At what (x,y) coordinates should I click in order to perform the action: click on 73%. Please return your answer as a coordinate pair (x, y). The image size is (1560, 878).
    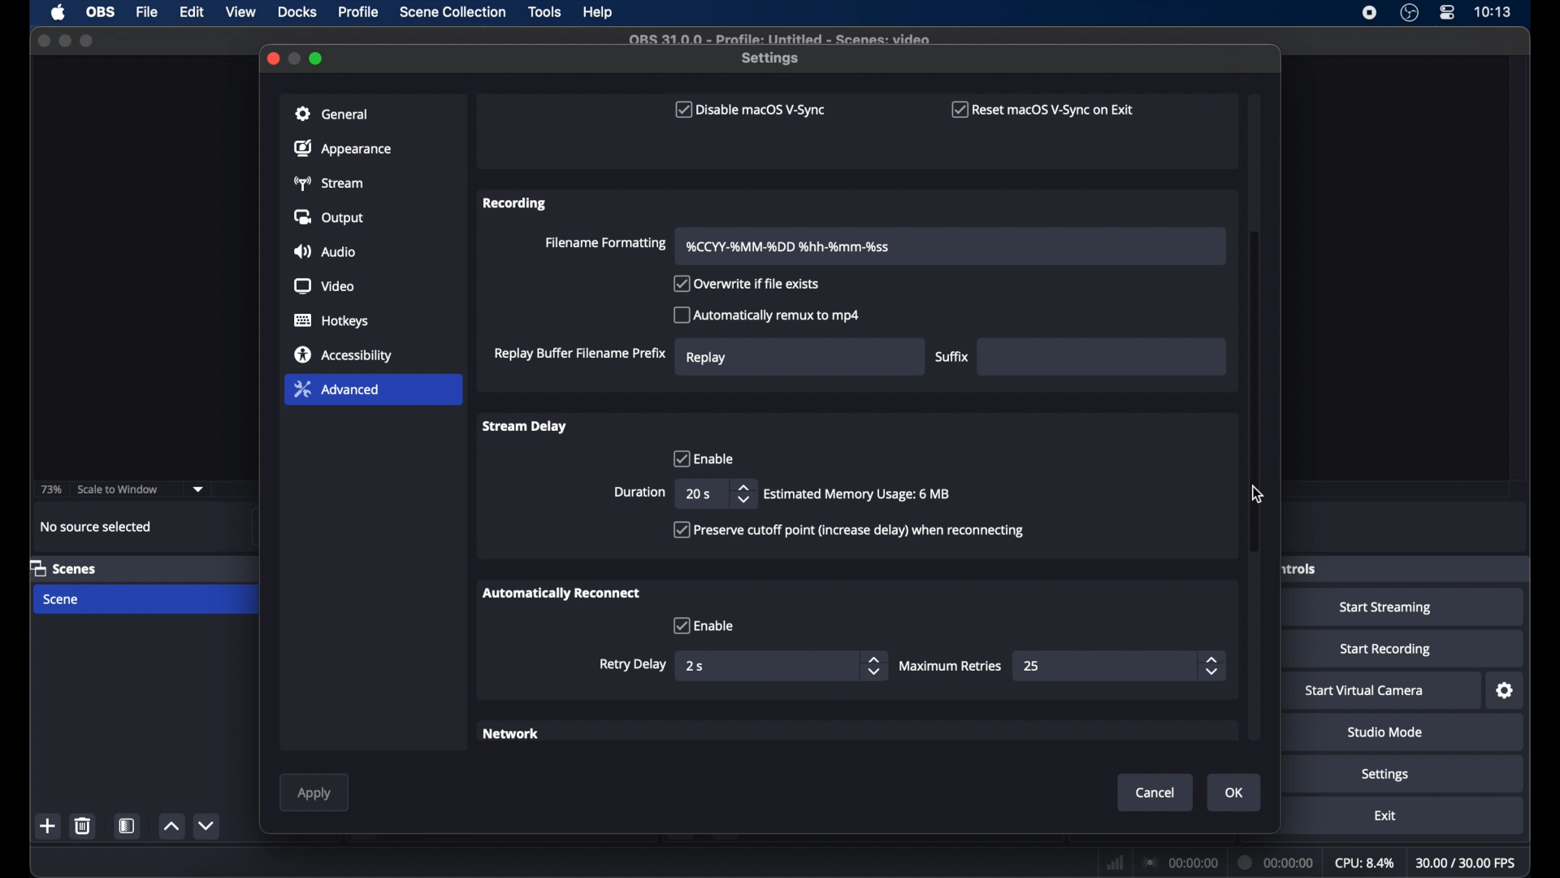
    Looking at the image, I should click on (52, 489).